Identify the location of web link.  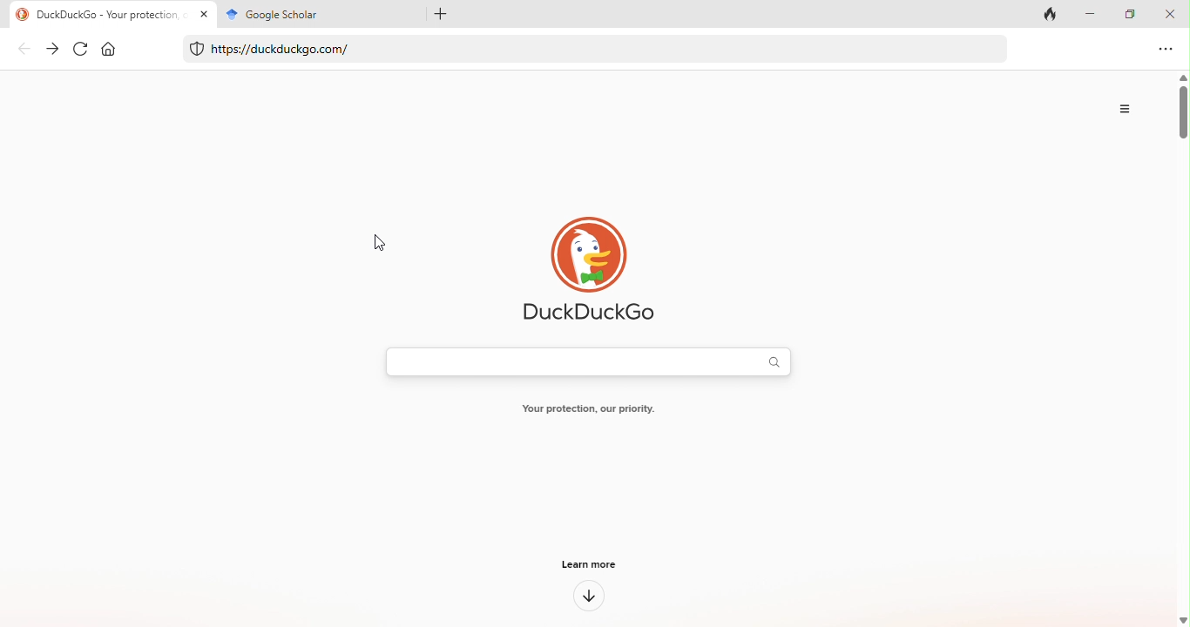
(593, 48).